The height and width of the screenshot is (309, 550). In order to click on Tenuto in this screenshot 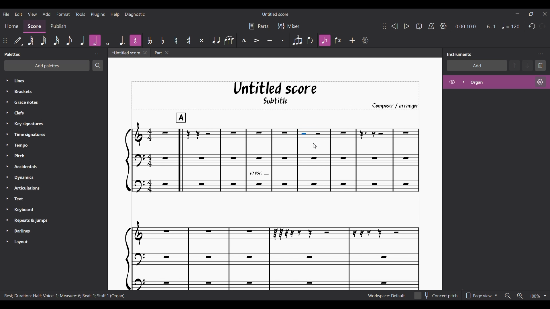, I will do `click(270, 41)`.